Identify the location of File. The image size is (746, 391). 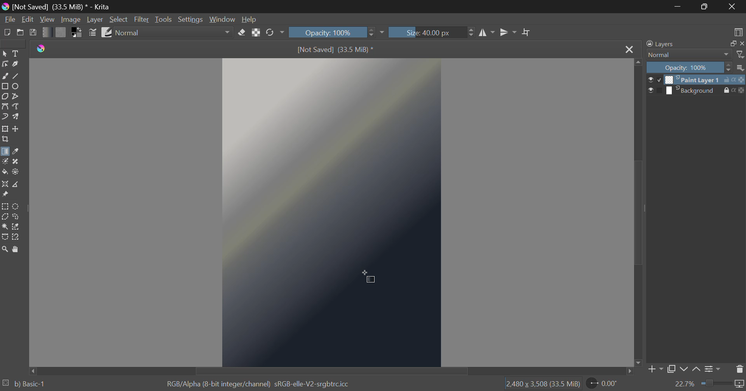
(9, 19).